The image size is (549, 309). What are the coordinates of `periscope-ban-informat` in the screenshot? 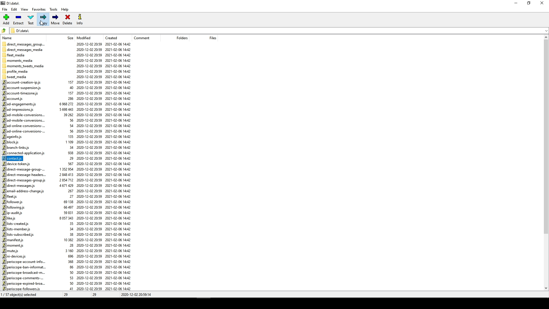 It's located at (26, 267).